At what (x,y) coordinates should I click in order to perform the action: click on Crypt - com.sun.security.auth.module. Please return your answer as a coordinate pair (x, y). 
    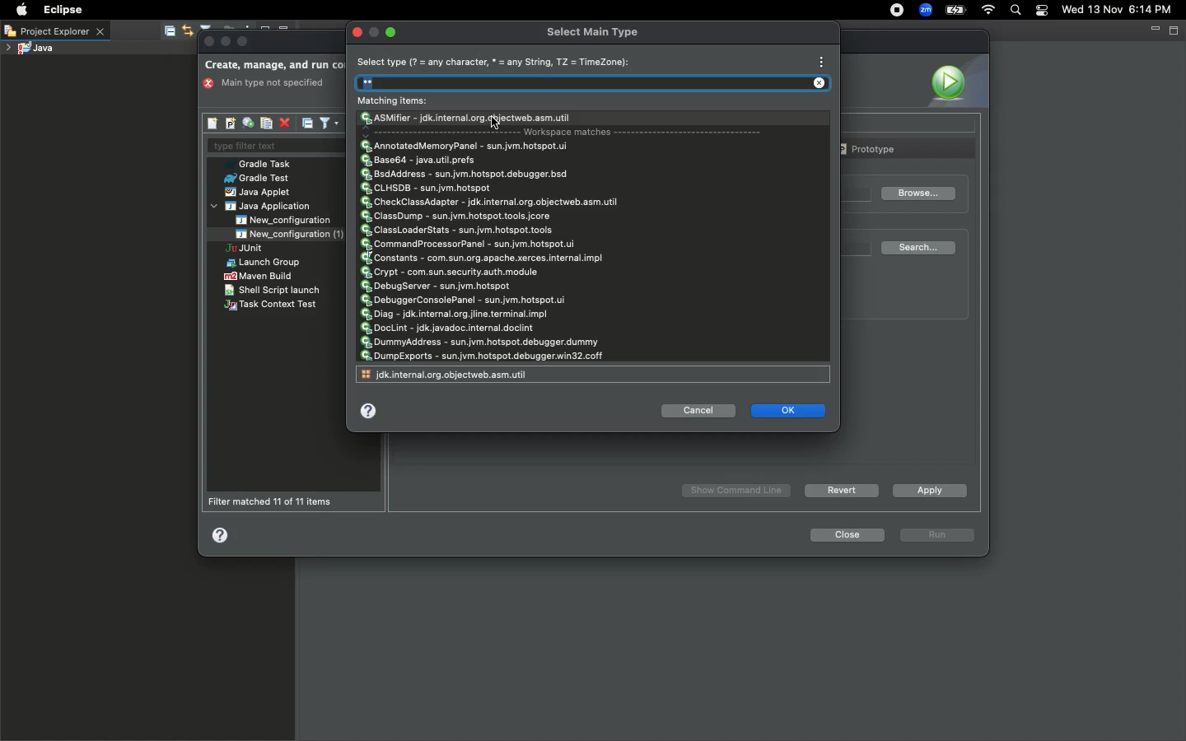
    Looking at the image, I should click on (451, 271).